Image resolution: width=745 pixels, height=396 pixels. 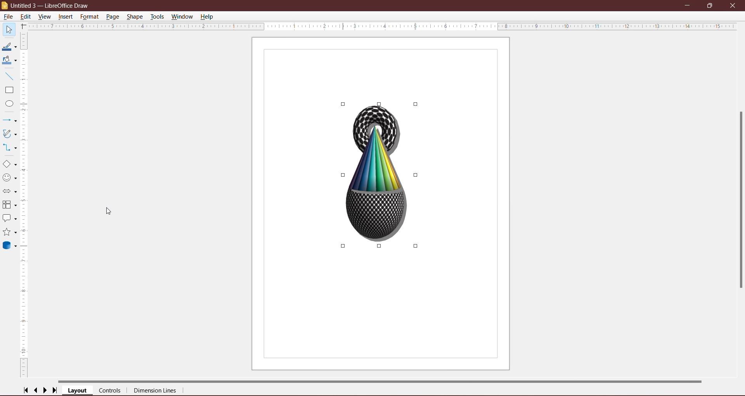 What do you see at coordinates (9, 90) in the screenshot?
I see `Rectangle` at bounding box center [9, 90].